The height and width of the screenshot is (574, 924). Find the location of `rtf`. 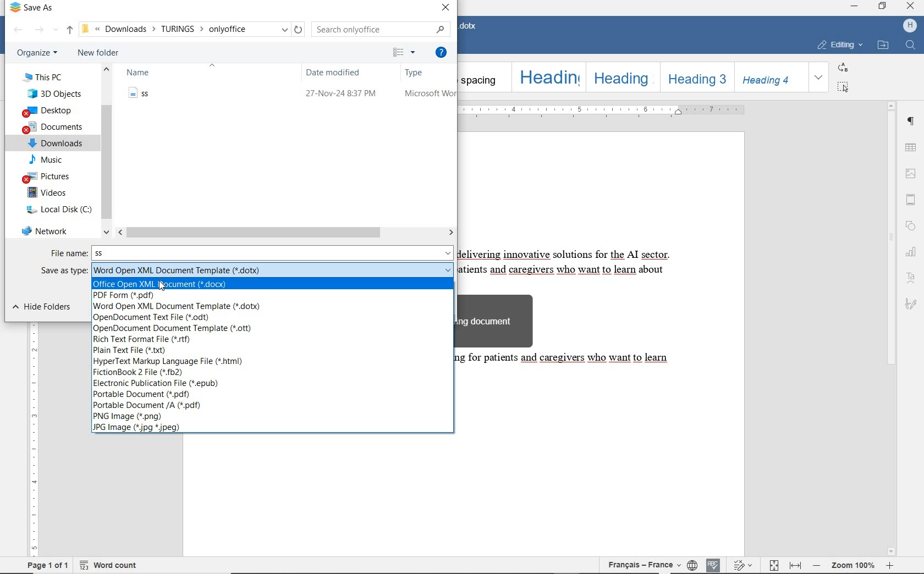

rtf is located at coordinates (144, 339).